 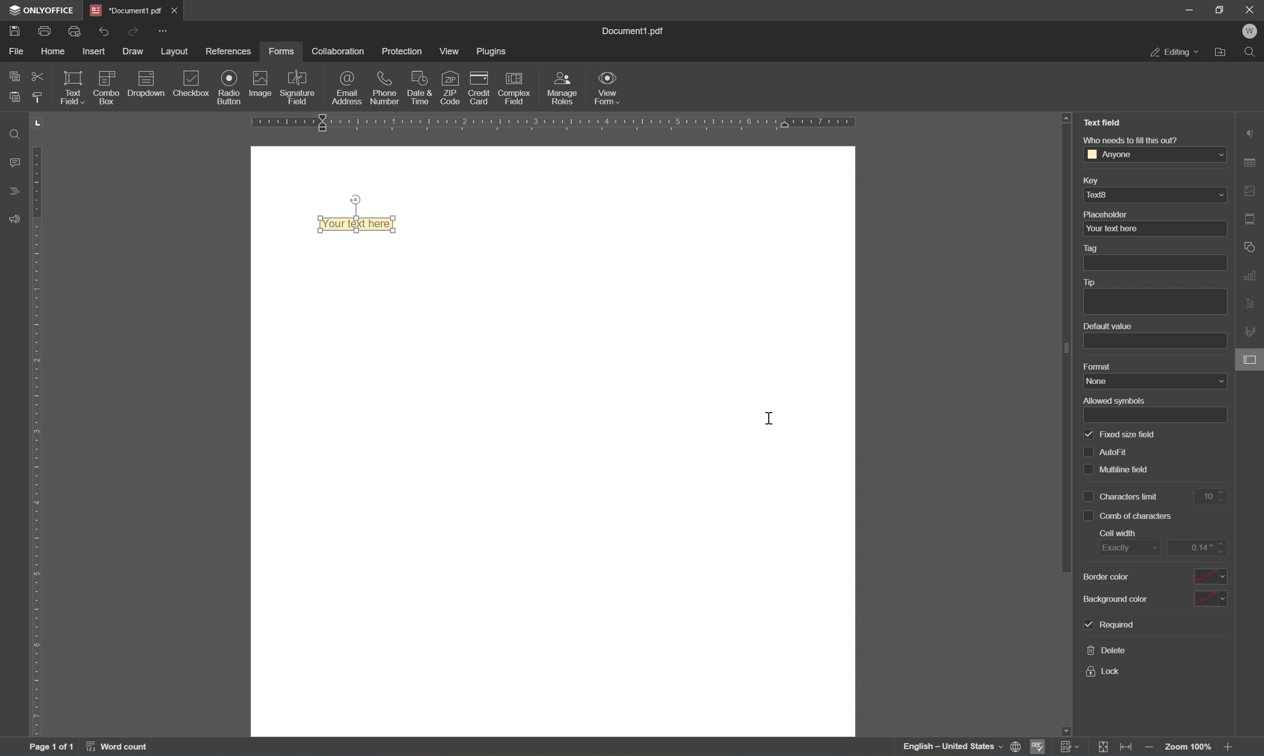 I want to click on multiline field, so click(x=1134, y=471).